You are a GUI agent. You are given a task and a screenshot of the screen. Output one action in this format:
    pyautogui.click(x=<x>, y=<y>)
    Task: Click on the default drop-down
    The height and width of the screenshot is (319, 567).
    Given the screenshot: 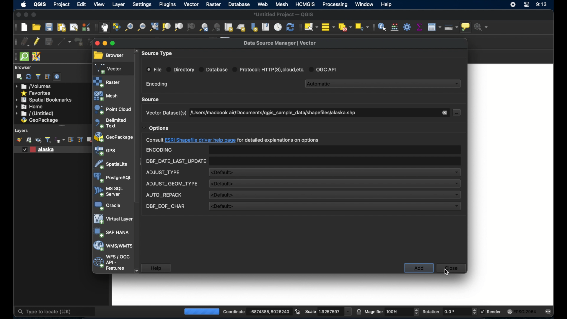 What is the action you would take?
    pyautogui.click(x=335, y=195)
    